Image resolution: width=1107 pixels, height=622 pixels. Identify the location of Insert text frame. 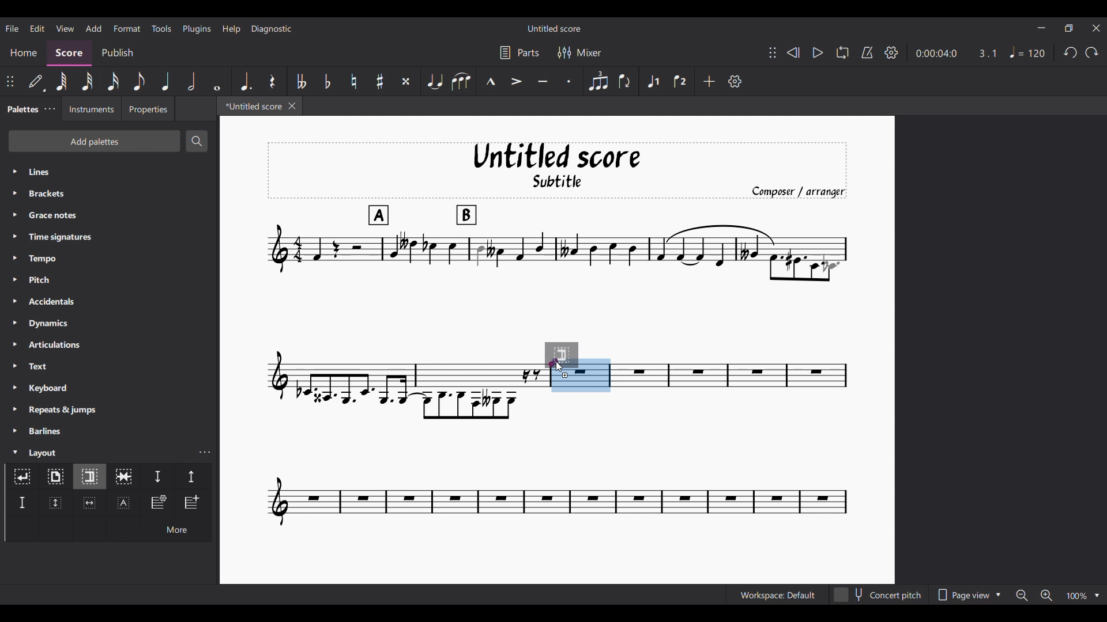
(124, 502).